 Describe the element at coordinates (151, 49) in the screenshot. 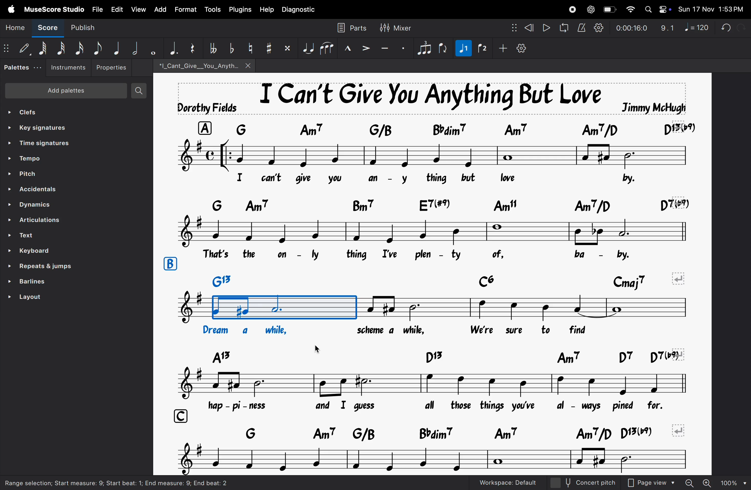

I see `whole note` at that location.